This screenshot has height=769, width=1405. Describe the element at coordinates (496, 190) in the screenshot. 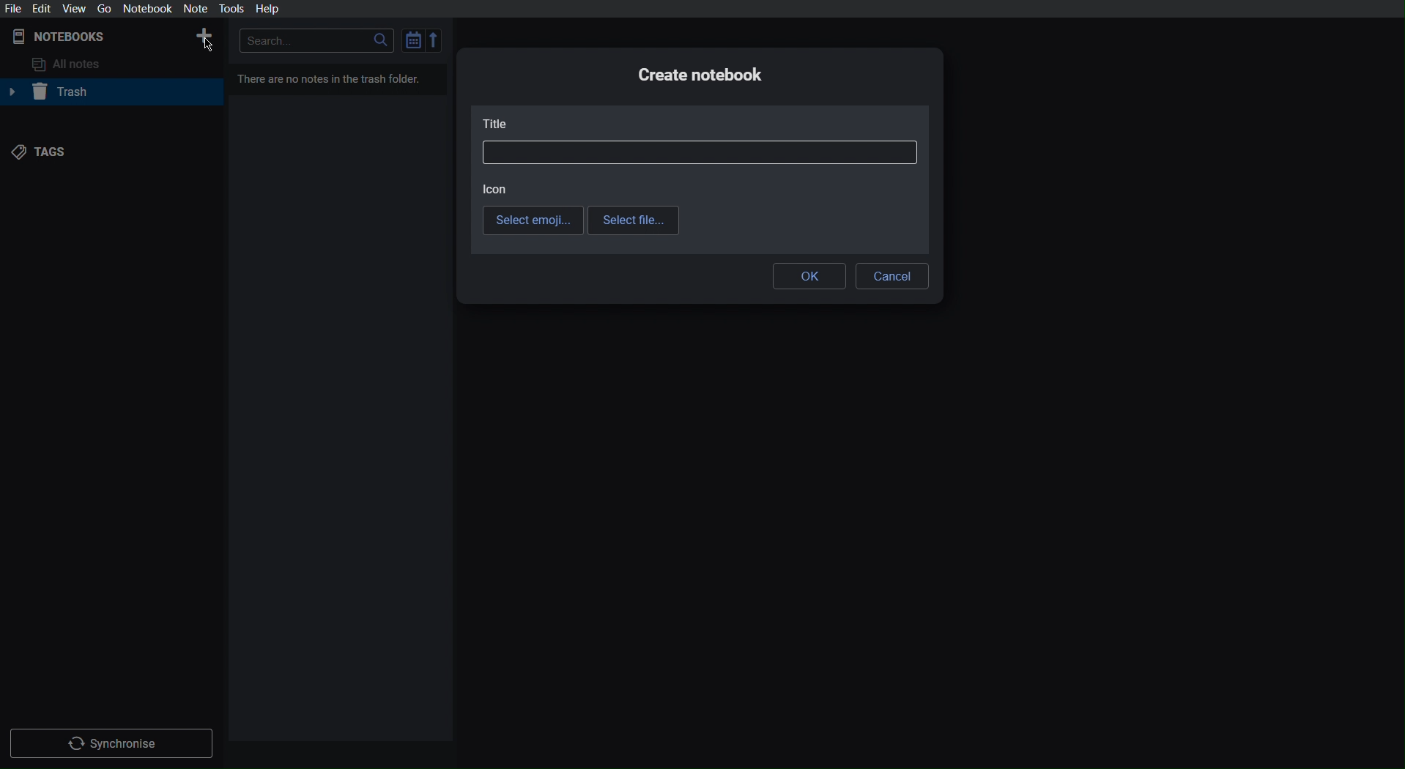

I see `Icon` at that location.